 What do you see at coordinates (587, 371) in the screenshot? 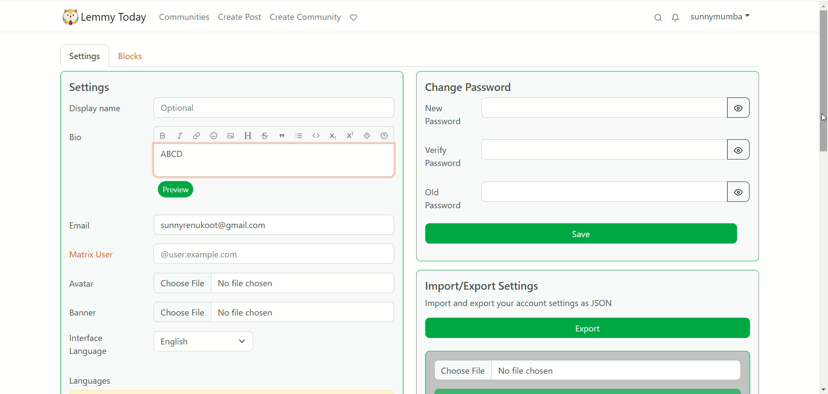
I see `choose file` at bounding box center [587, 371].